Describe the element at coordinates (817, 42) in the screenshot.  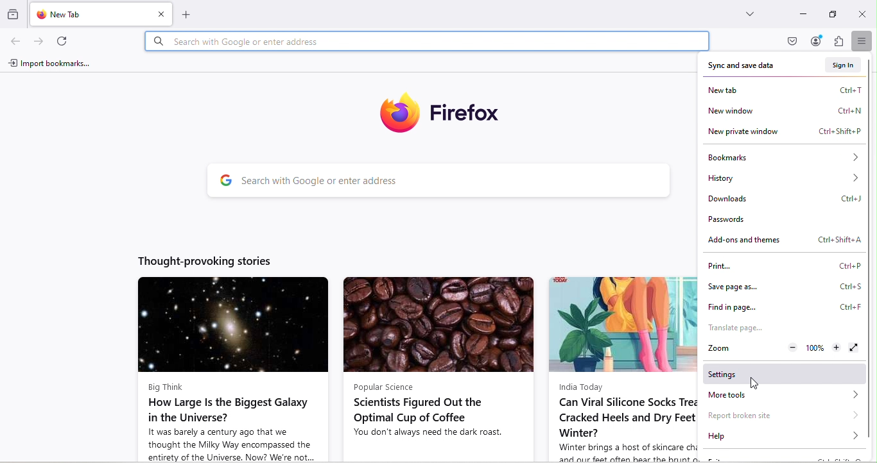
I see `Account` at that location.